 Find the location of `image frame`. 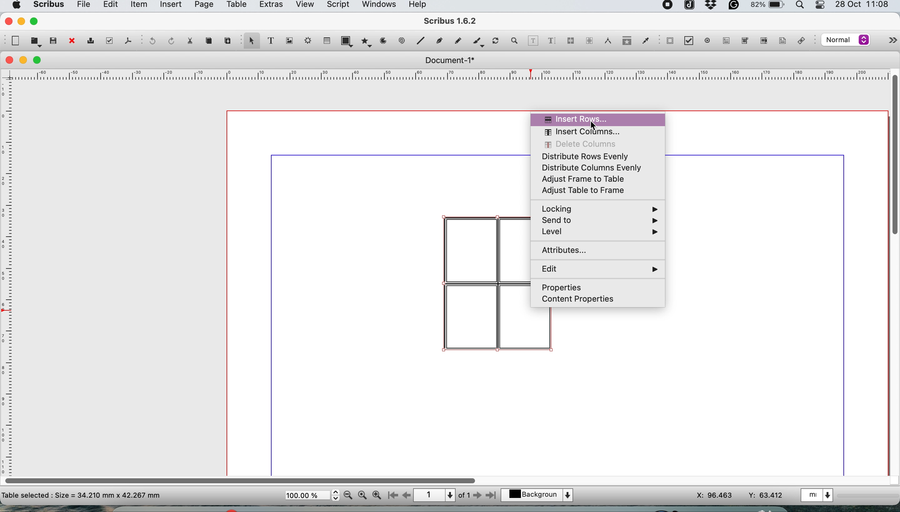

image frame is located at coordinates (288, 41).